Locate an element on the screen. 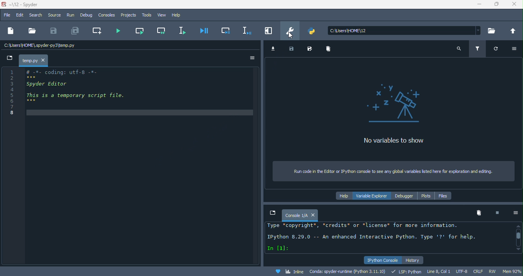 The width and height of the screenshot is (523, 276). search is located at coordinates (459, 48).